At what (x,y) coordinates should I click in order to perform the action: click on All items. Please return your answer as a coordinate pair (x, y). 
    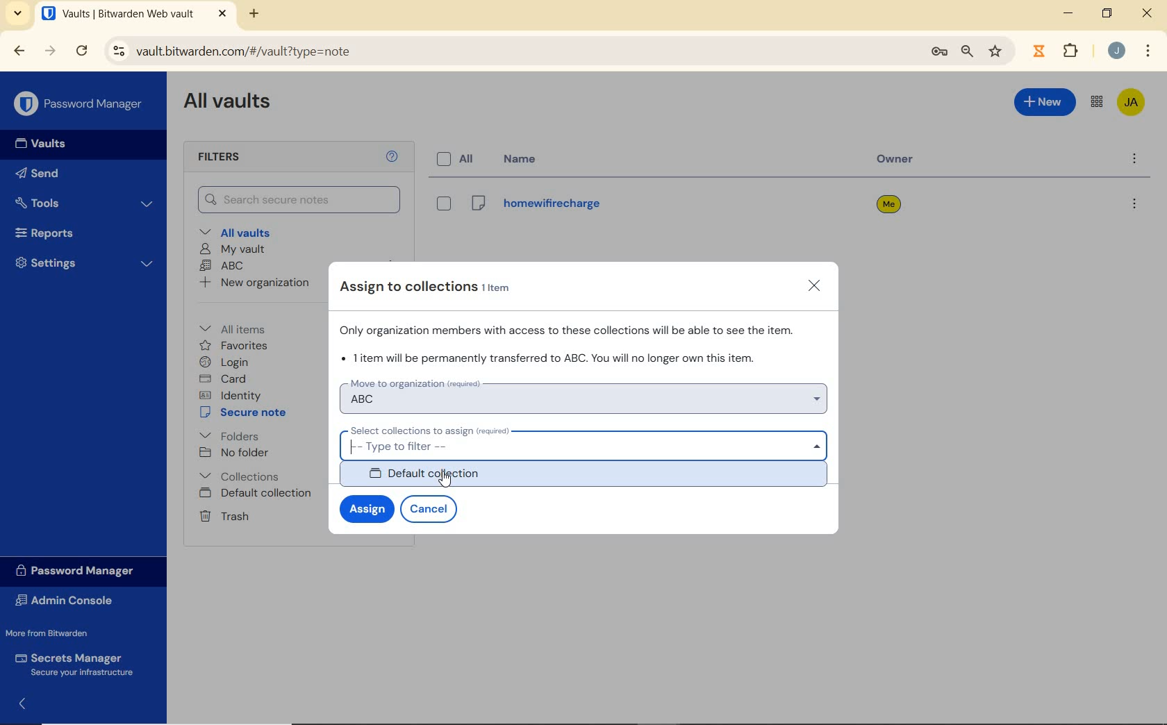
    Looking at the image, I should click on (242, 327).